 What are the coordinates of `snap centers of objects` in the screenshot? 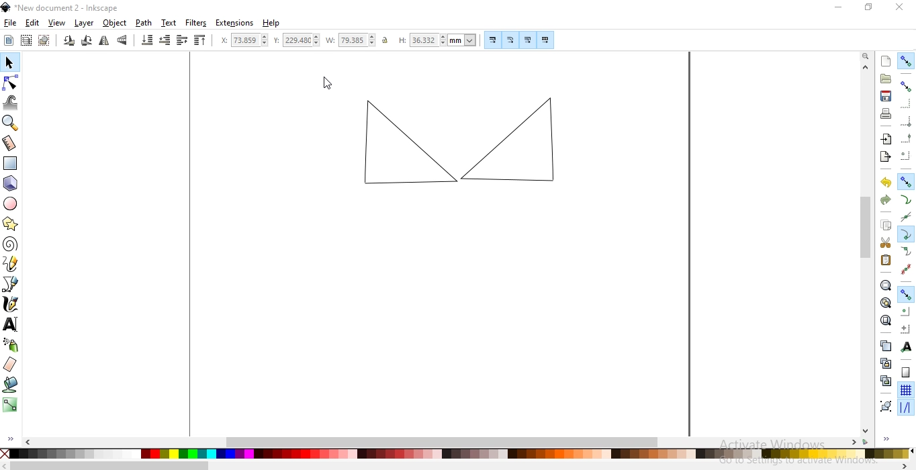 It's located at (905, 312).